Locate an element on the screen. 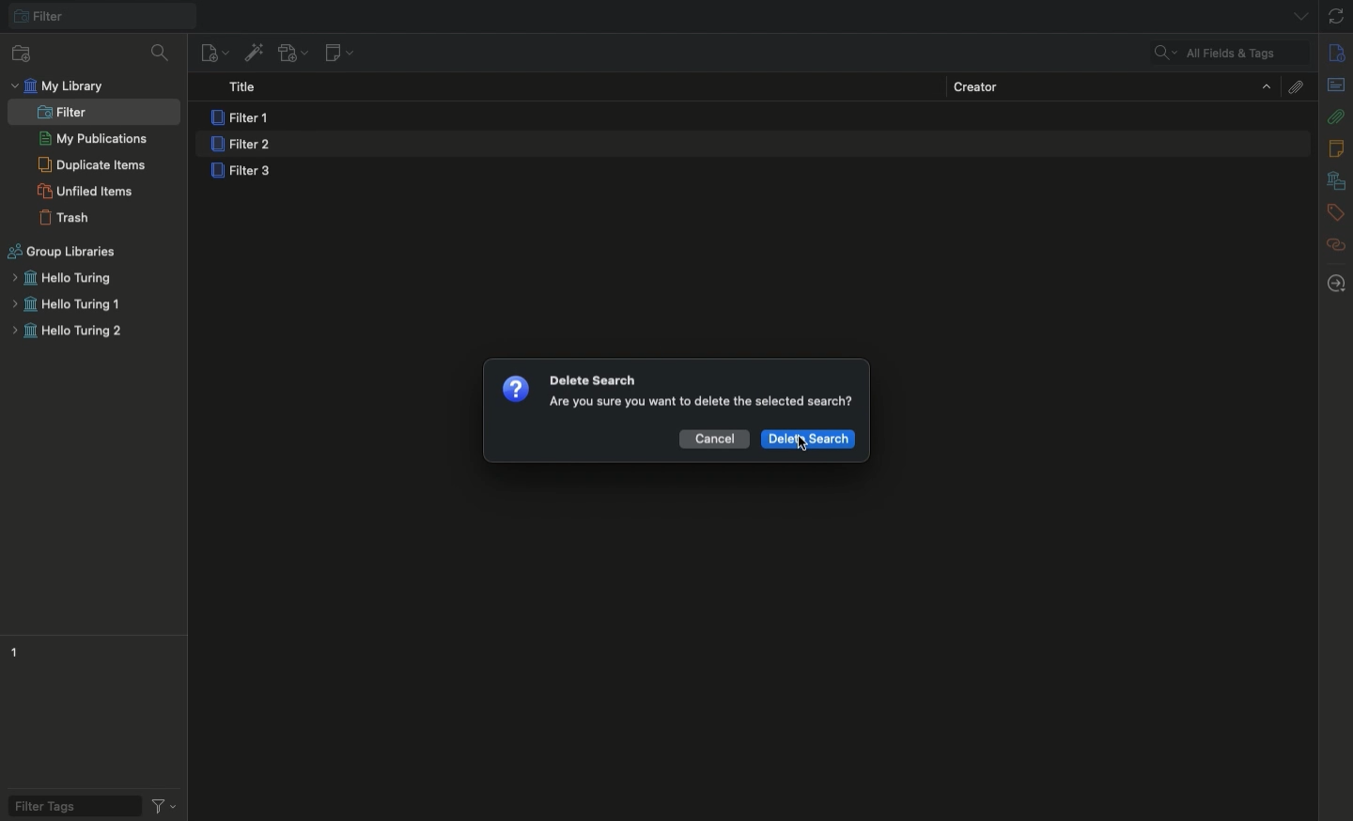  cursor is located at coordinates (802, 442).